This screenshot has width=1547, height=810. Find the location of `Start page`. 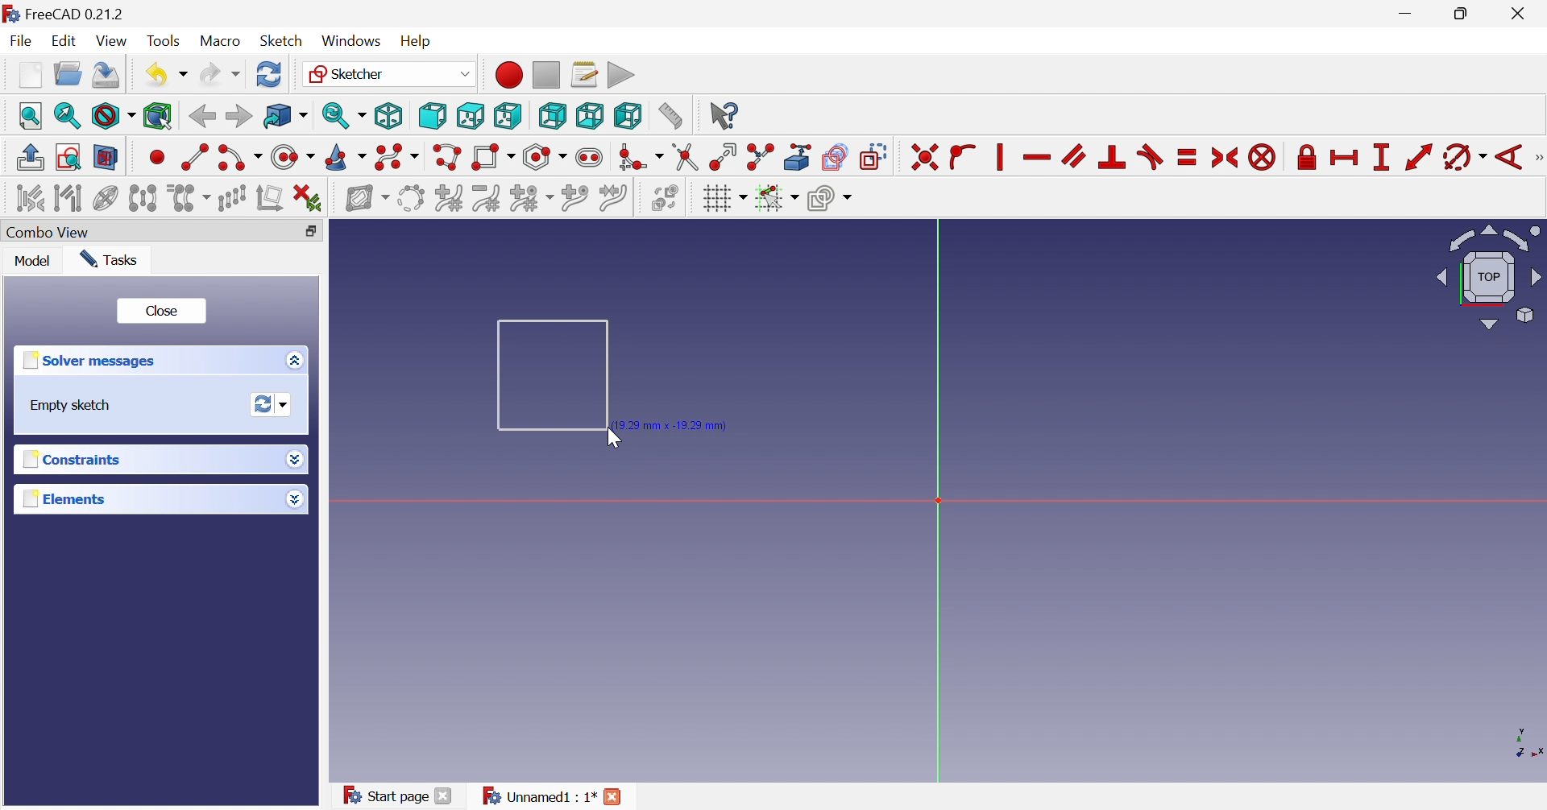

Start page is located at coordinates (384, 794).